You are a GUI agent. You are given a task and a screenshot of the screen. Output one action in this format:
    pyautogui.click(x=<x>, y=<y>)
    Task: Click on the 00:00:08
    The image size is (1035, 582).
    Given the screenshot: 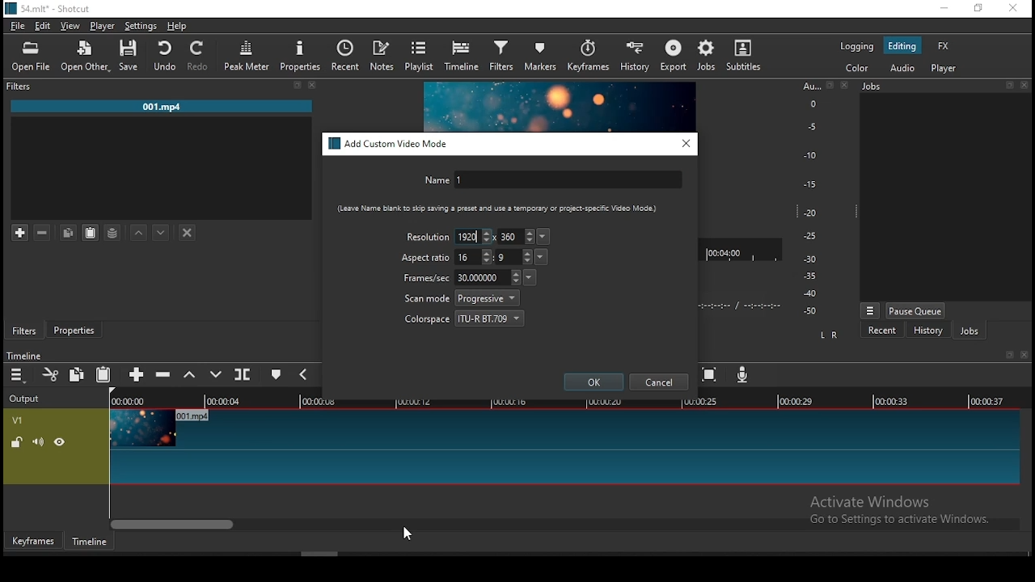 What is the action you would take?
    pyautogui.click(x=325, y=402)
    